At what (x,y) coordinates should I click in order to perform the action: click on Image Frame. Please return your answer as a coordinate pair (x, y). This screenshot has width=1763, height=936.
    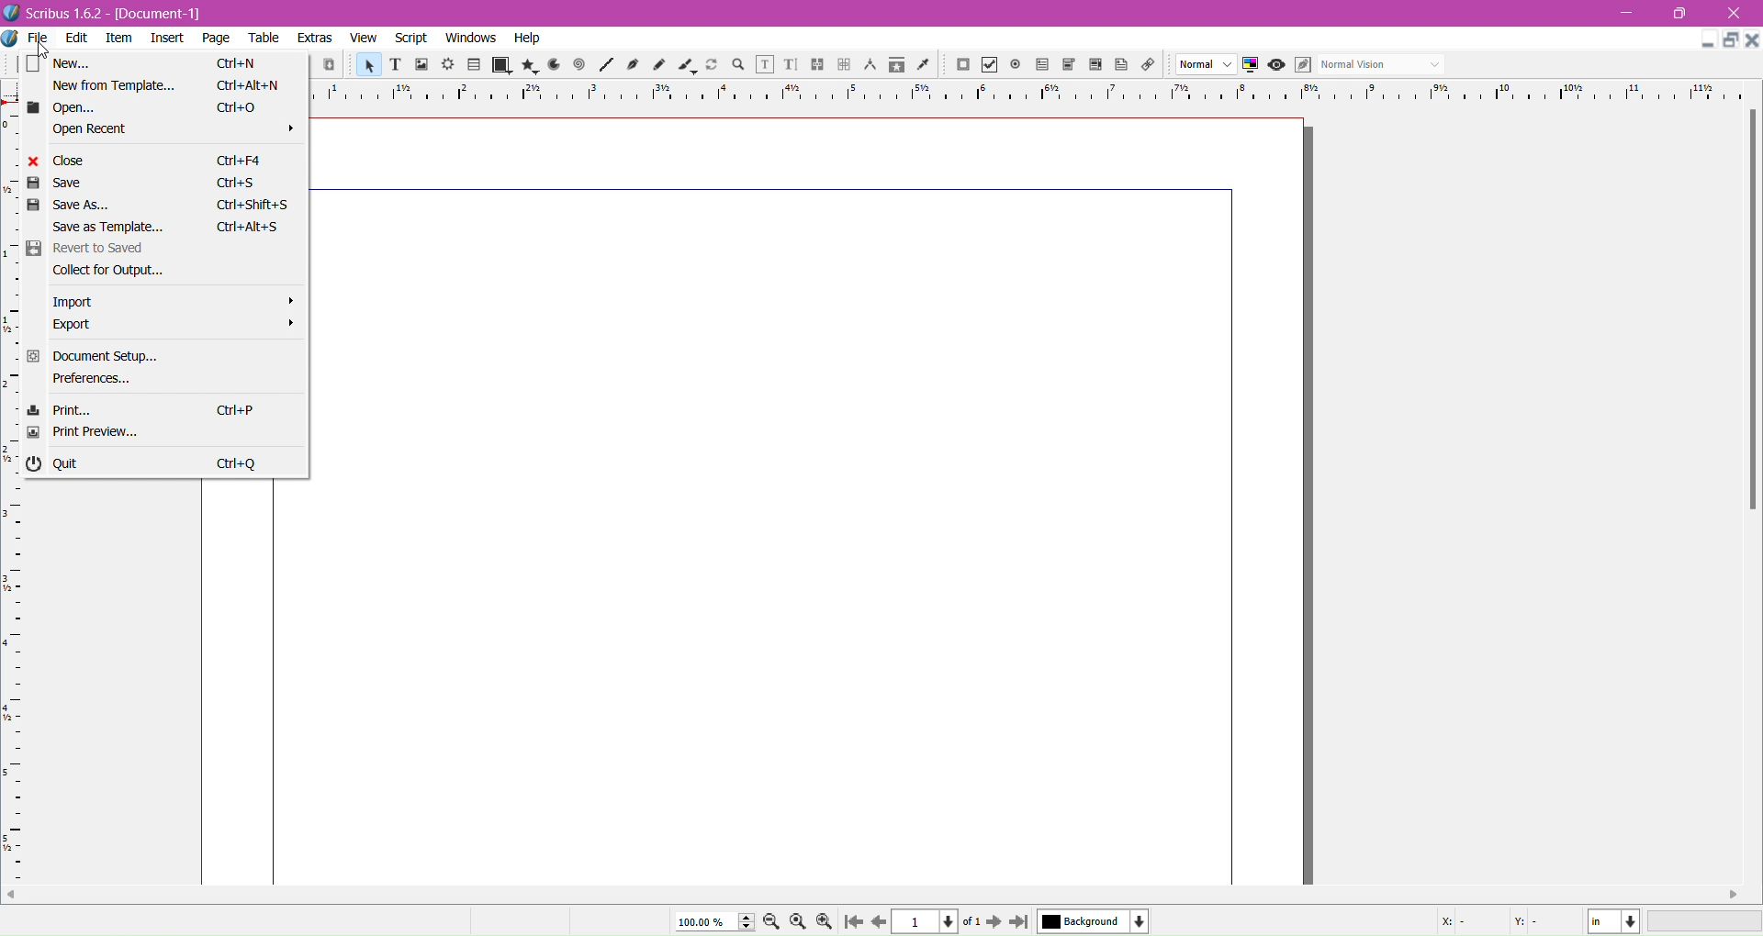
    Looking at the image, I should click on (422, 65).